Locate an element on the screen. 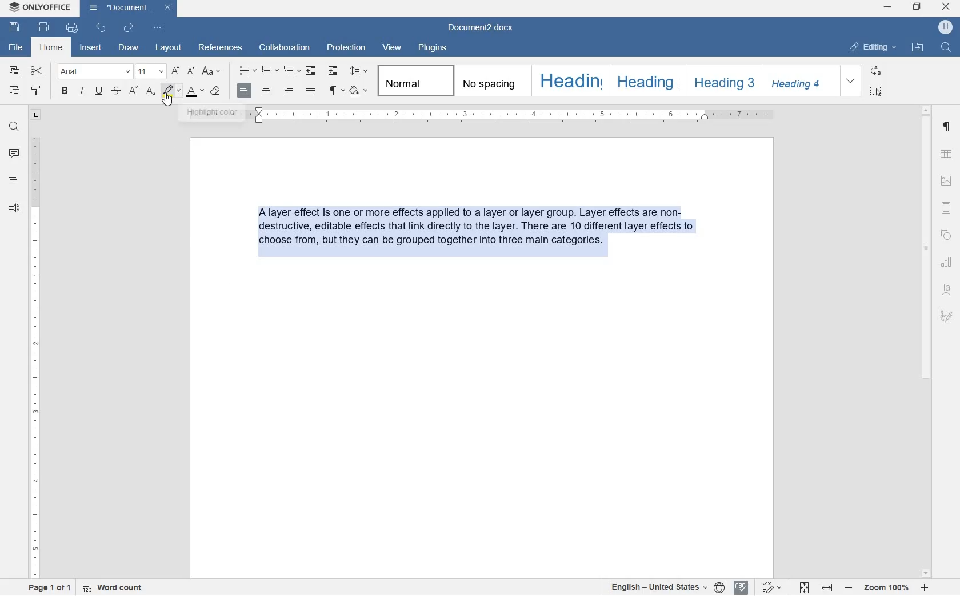 The height and width of the screenshot is (596, 960). A layer effect is one or more effects applied to a layer or layer group. Layer effects are non-
destructive, editable effects that link directly to the layer. There are 10 different layer effects to
choose from, but they can be grouped together into three main categories. is located at coordinates (480, 233).